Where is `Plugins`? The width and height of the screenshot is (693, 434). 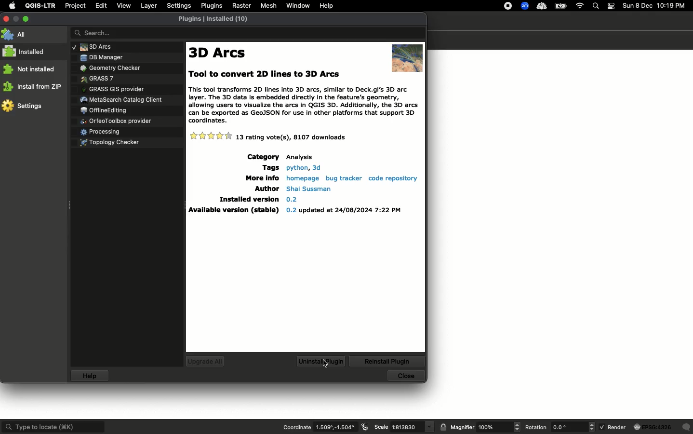
Plugins is located at coordinates (212, 6).